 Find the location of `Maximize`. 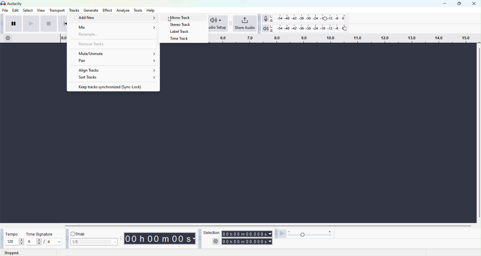

Maximize is located at coordinates (460, 4).